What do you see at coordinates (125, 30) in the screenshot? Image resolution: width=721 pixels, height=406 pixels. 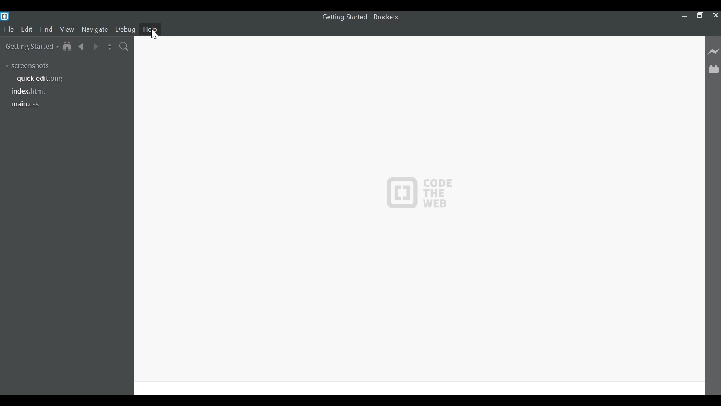 I see `Debug` at bounding box center [125, 30].